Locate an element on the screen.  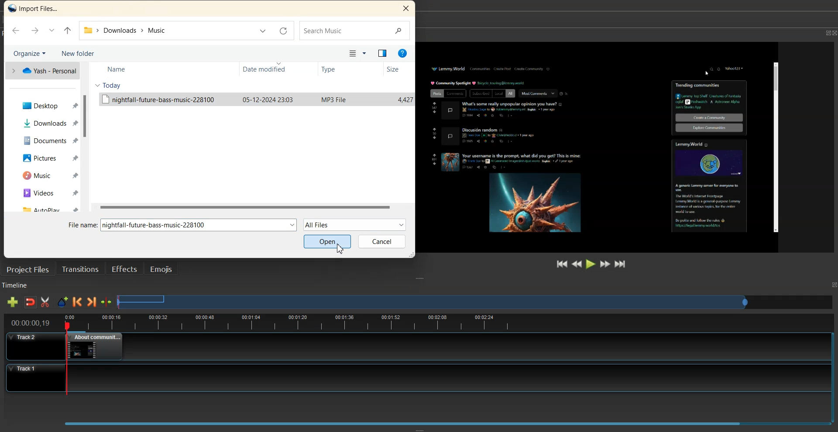
Up to Last file is located at coordinates (68, 31).